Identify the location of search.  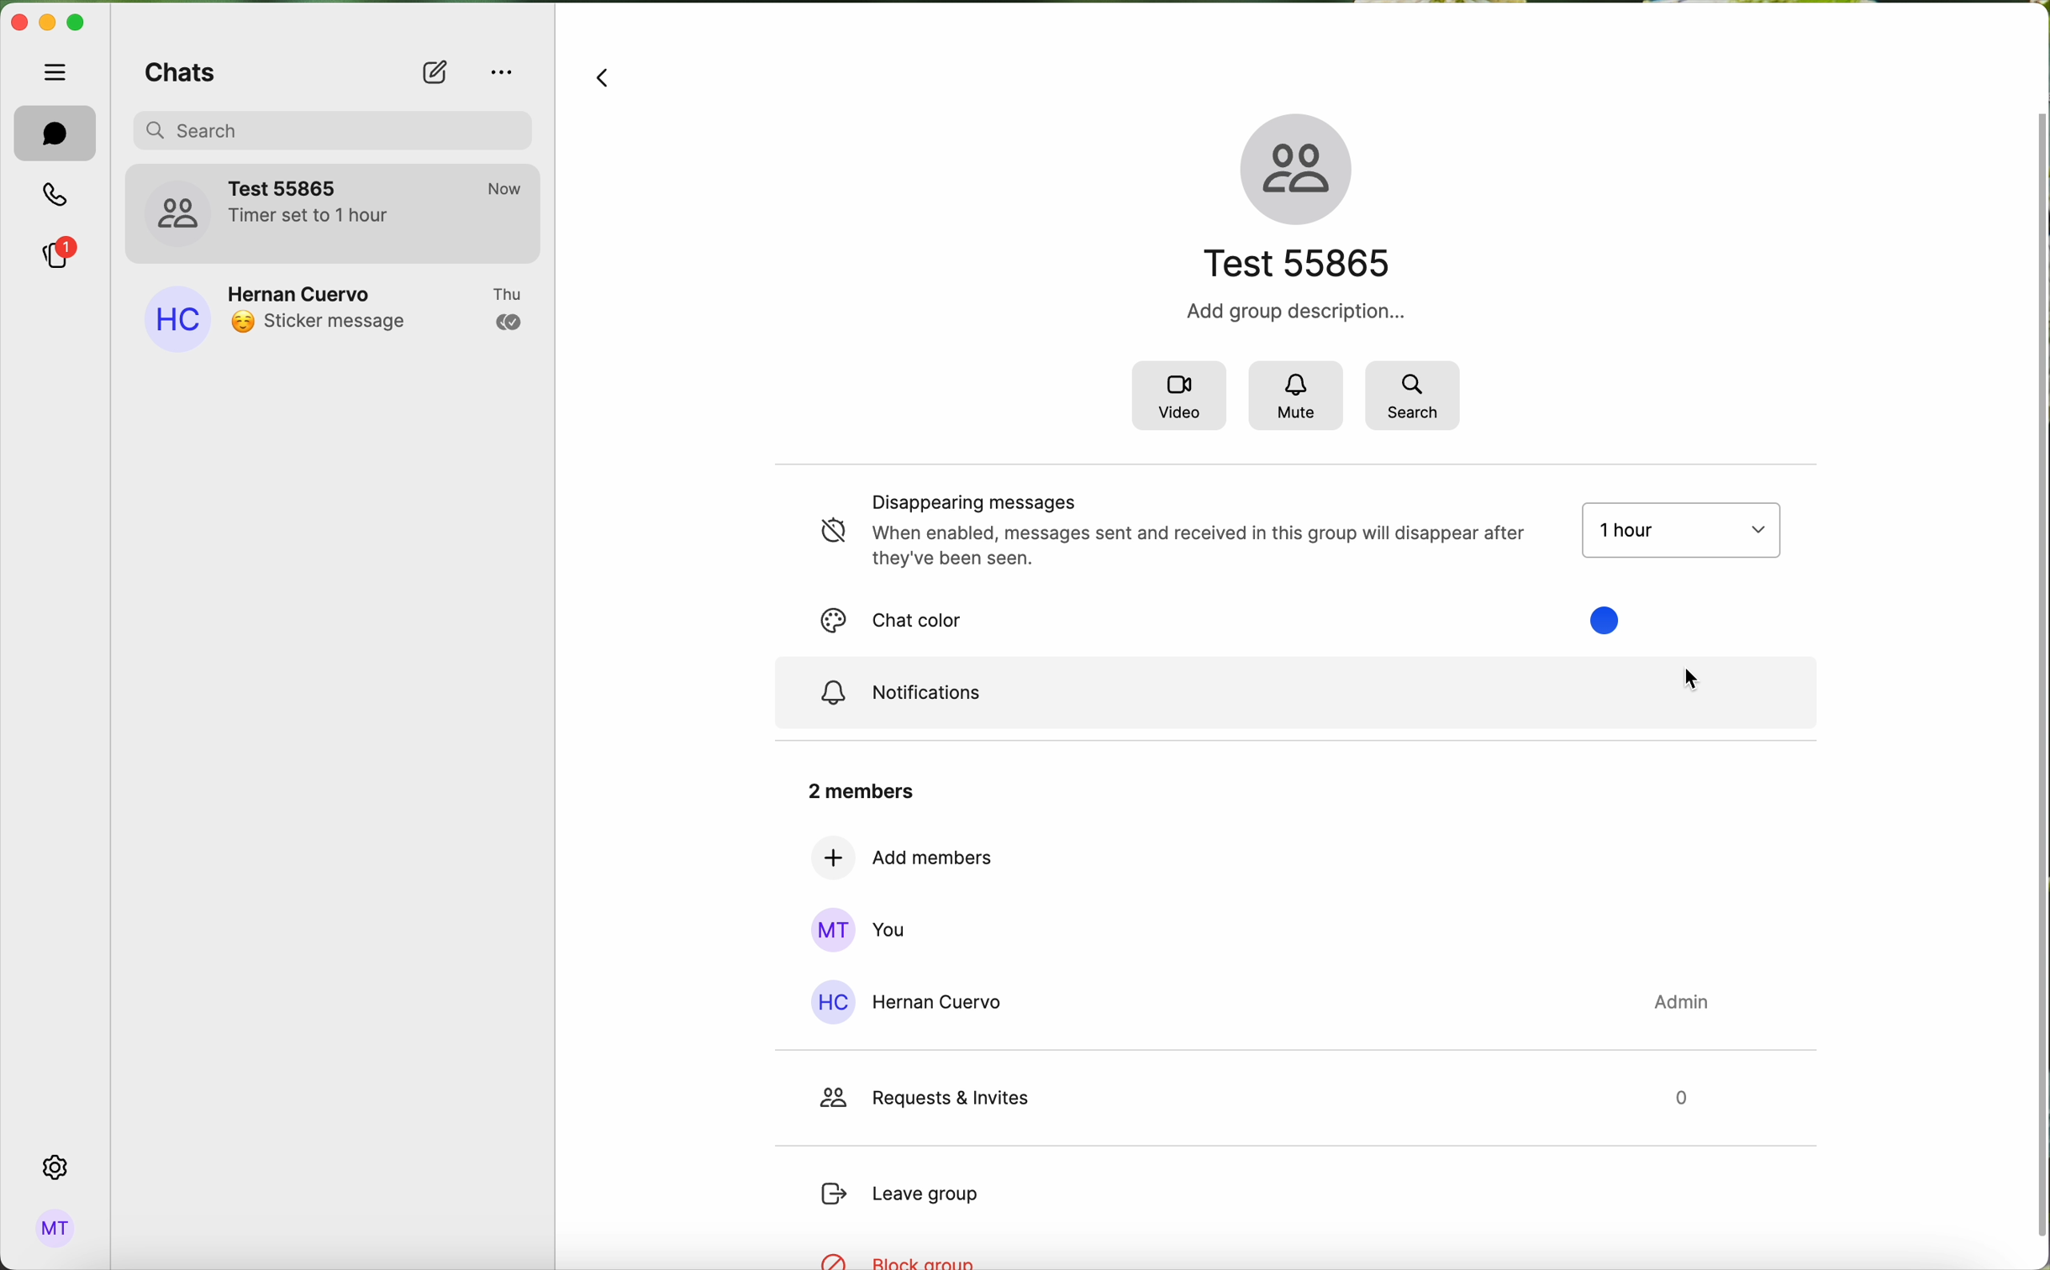
(1415, 396).